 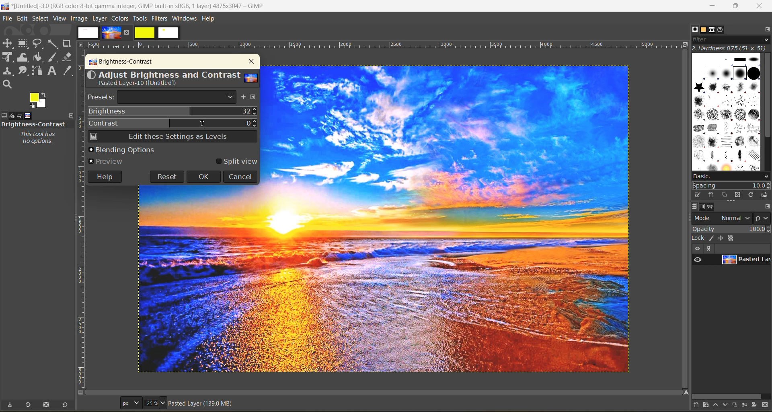 I want to click on create a new brush, so click(x=710, y=194).